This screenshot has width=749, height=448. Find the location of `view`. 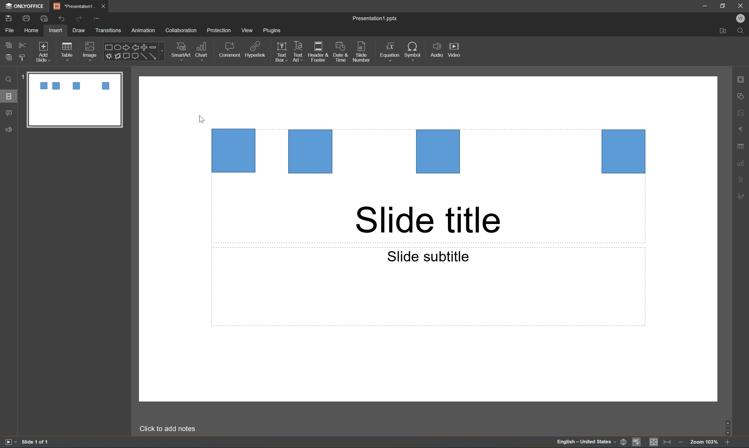

view is located at coordinates (246, 30).